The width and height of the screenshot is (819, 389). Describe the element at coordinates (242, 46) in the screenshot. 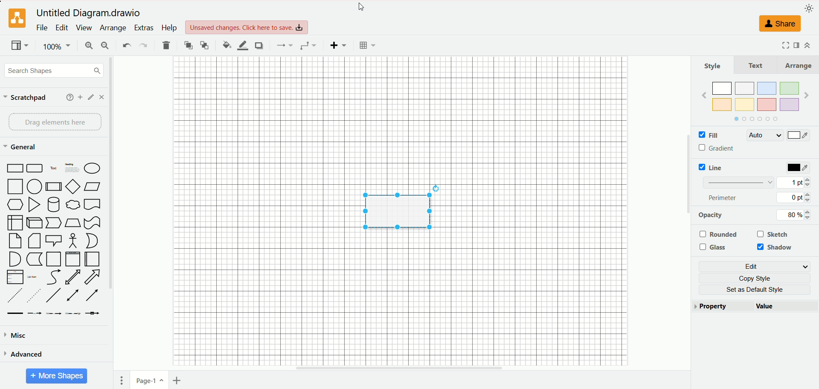

I see `line color` at that location.